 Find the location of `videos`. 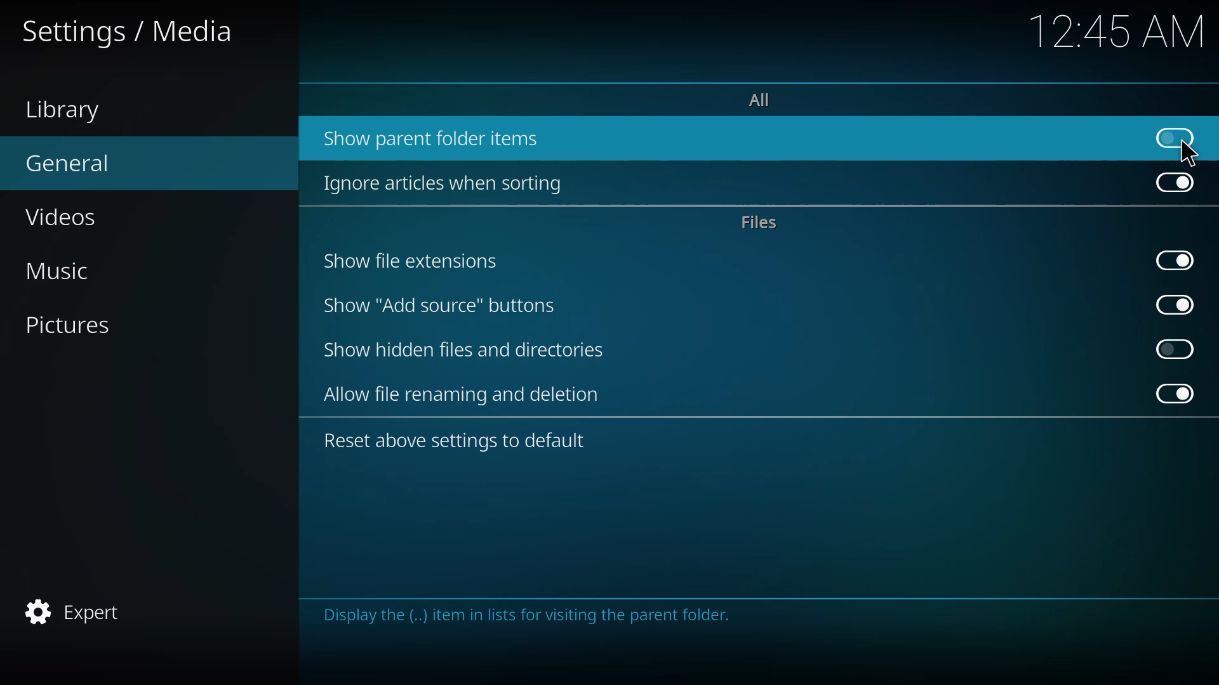

videos is located at coordinates (65, 216).